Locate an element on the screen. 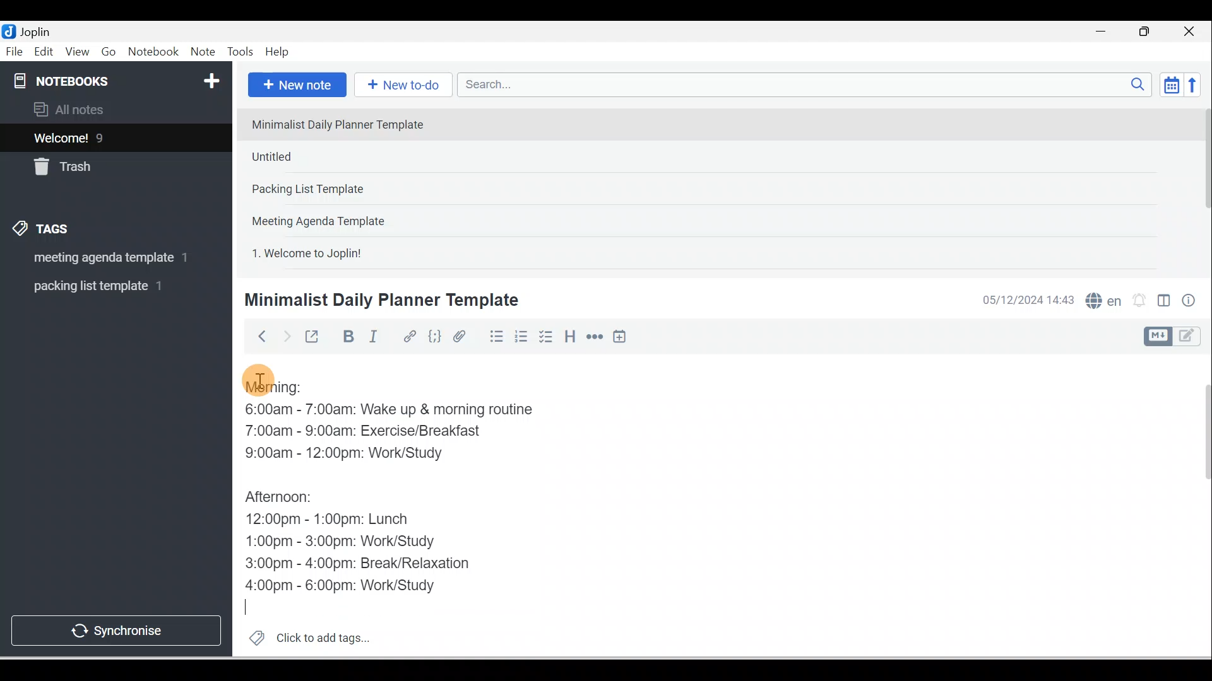  Horizontal rule is located at coordinates (596, 337).